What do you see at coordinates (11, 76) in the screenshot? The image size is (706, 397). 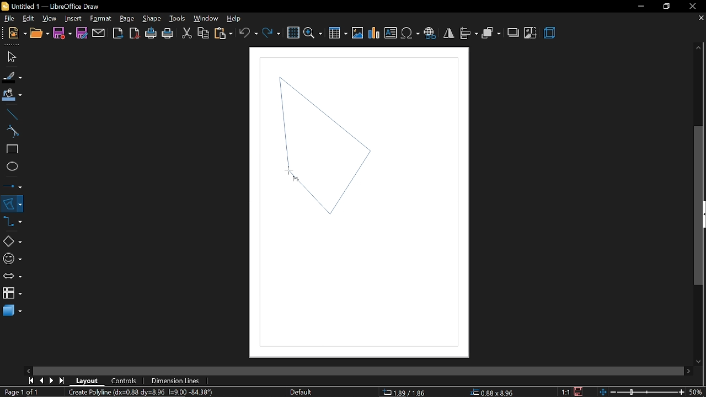 I see `fill line` at bounding box center [11, 76].